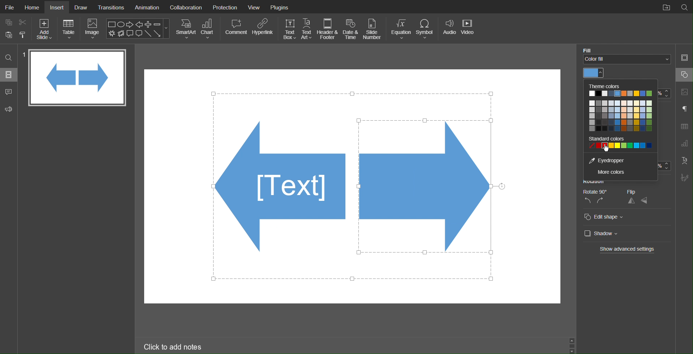 This screenshot has width=693, height=354. Describe the element at coordinates (428, 192) in the screenshot. I see `Selected Arrow` at that location.